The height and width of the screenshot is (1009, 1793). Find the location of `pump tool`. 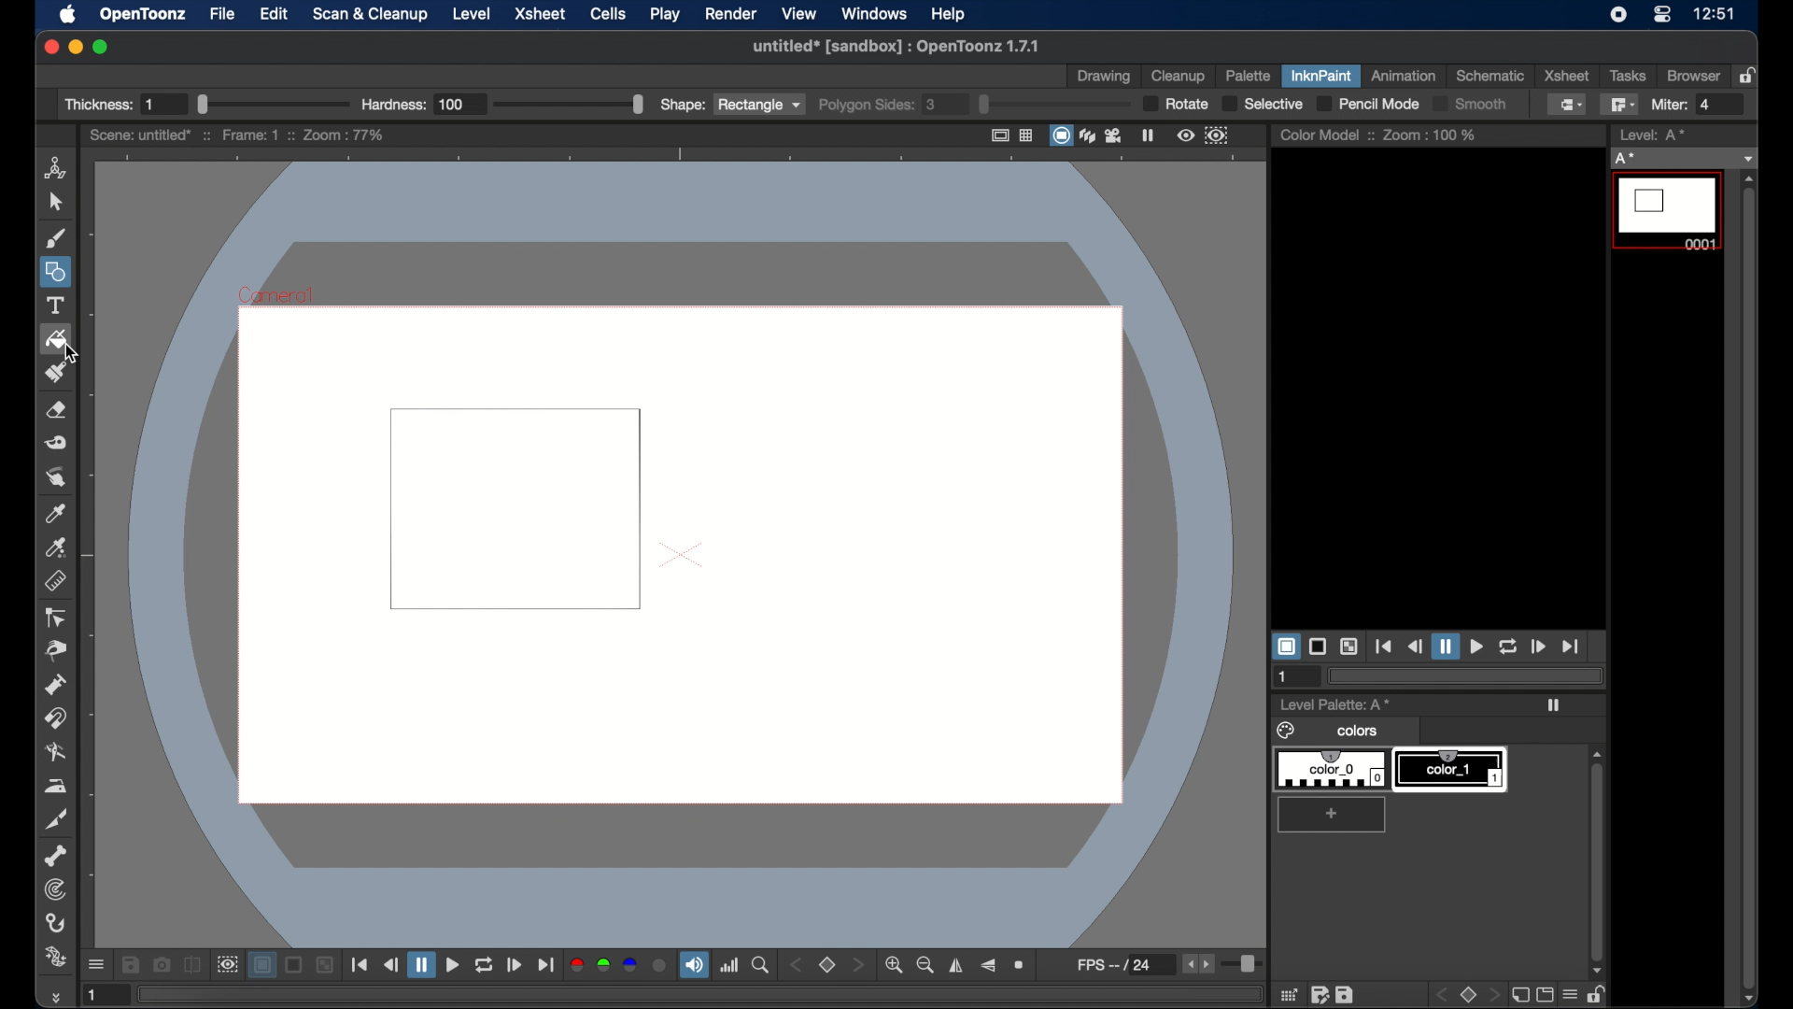

pump tool is located at coordinates (55, 685).